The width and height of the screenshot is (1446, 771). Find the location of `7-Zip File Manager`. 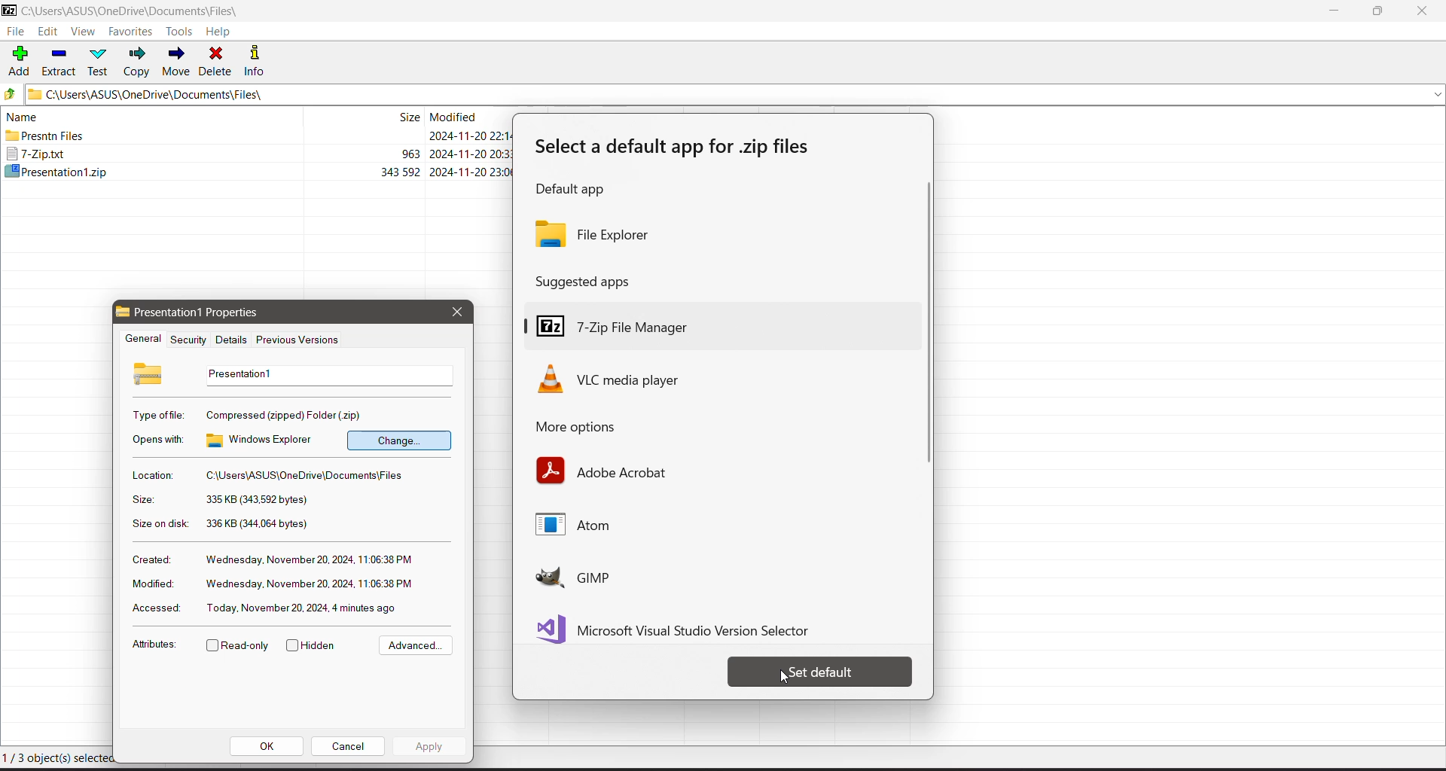

7-Zip File Manager is located at coordinates (720, 322).